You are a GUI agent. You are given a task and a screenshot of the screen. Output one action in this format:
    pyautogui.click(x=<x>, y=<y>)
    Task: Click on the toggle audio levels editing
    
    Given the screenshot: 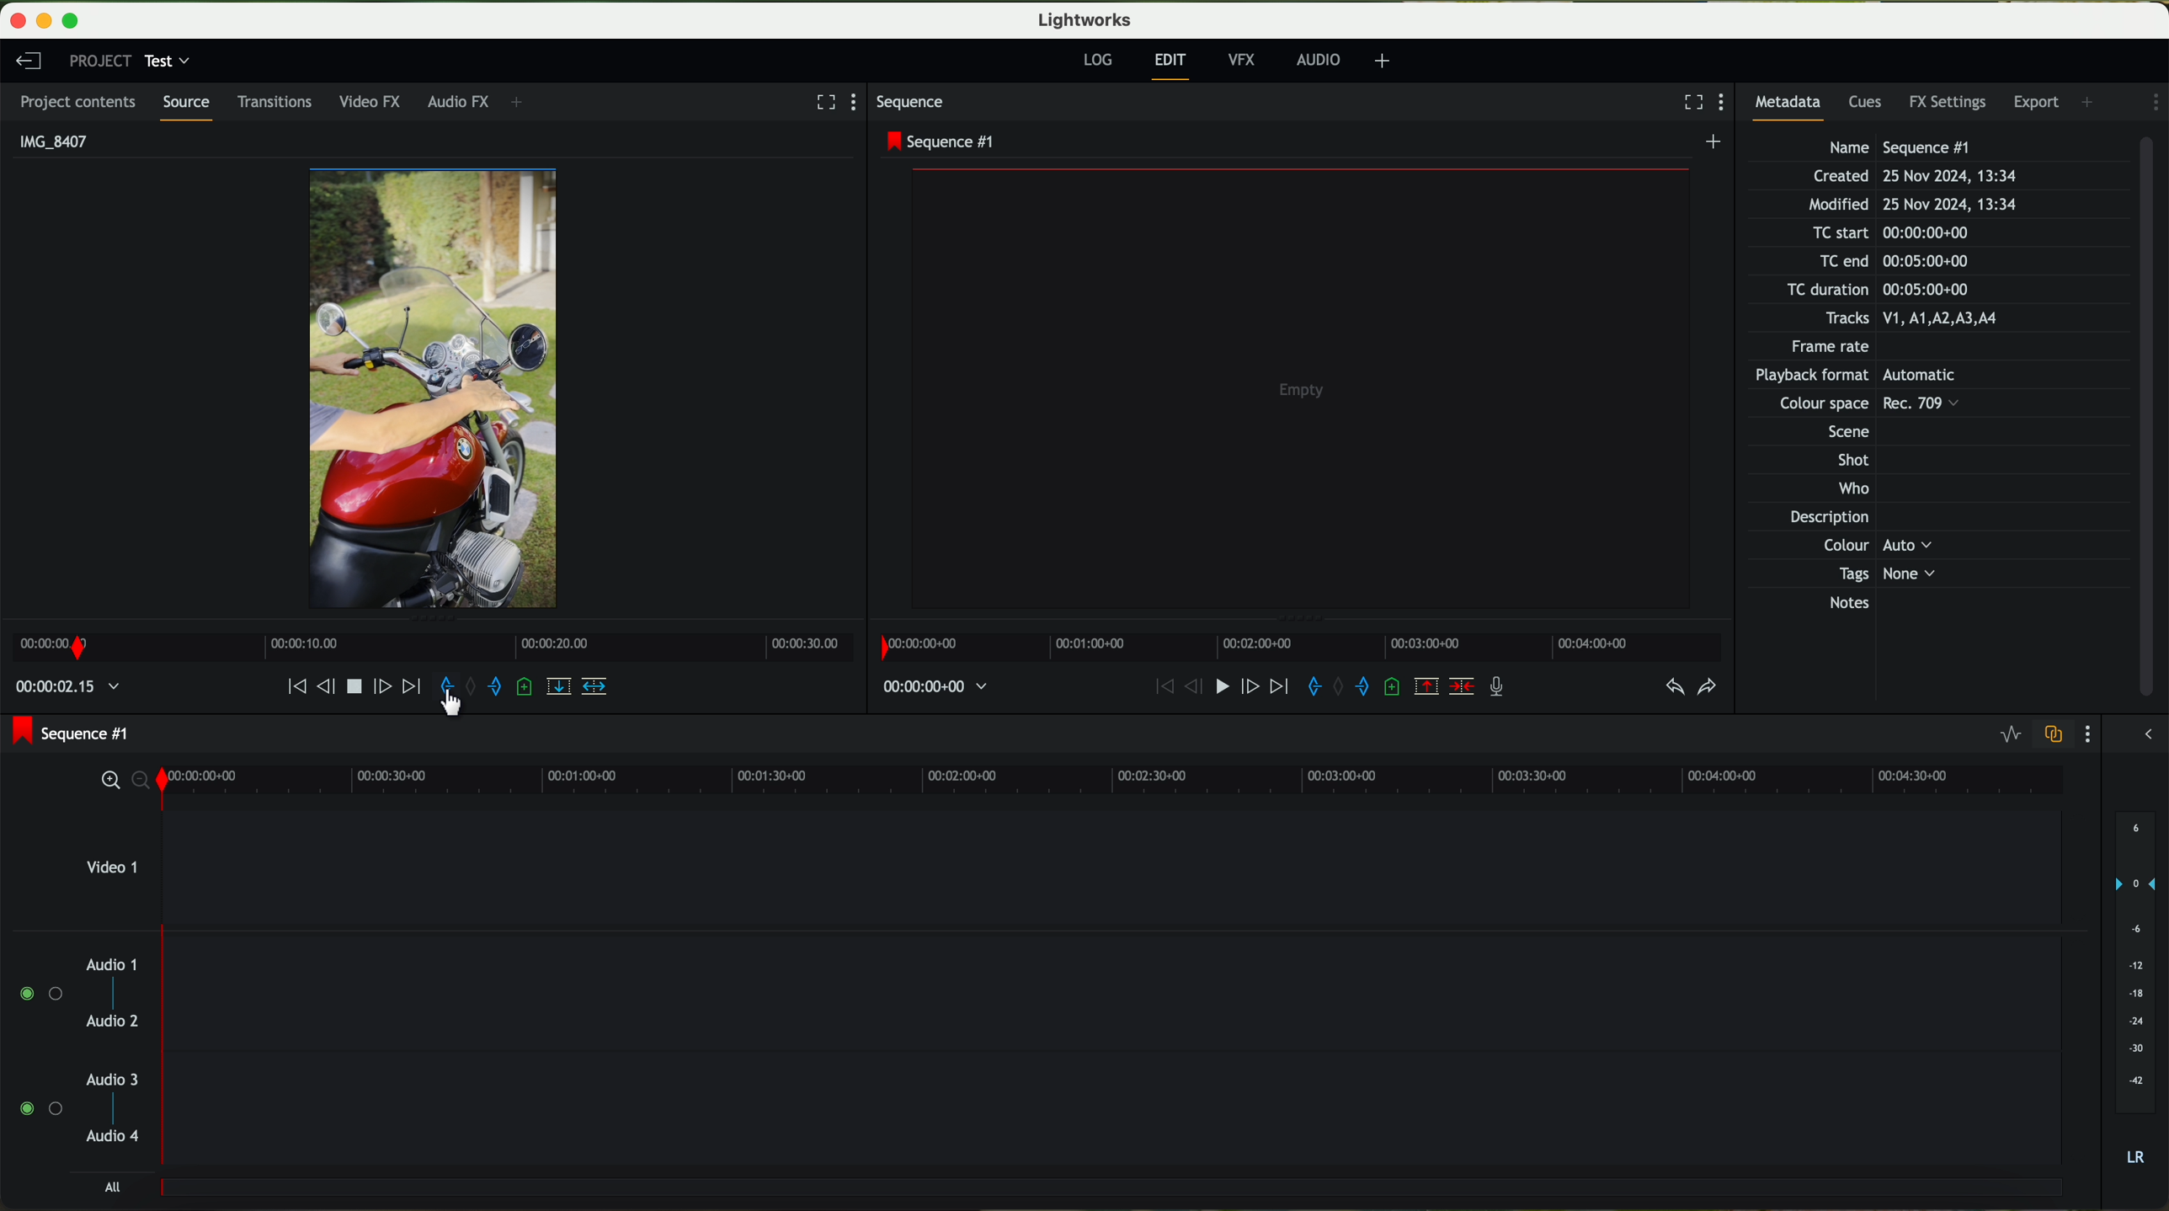 What is the action you would take?
    pyautogui.click(x=2011, y=735)
    